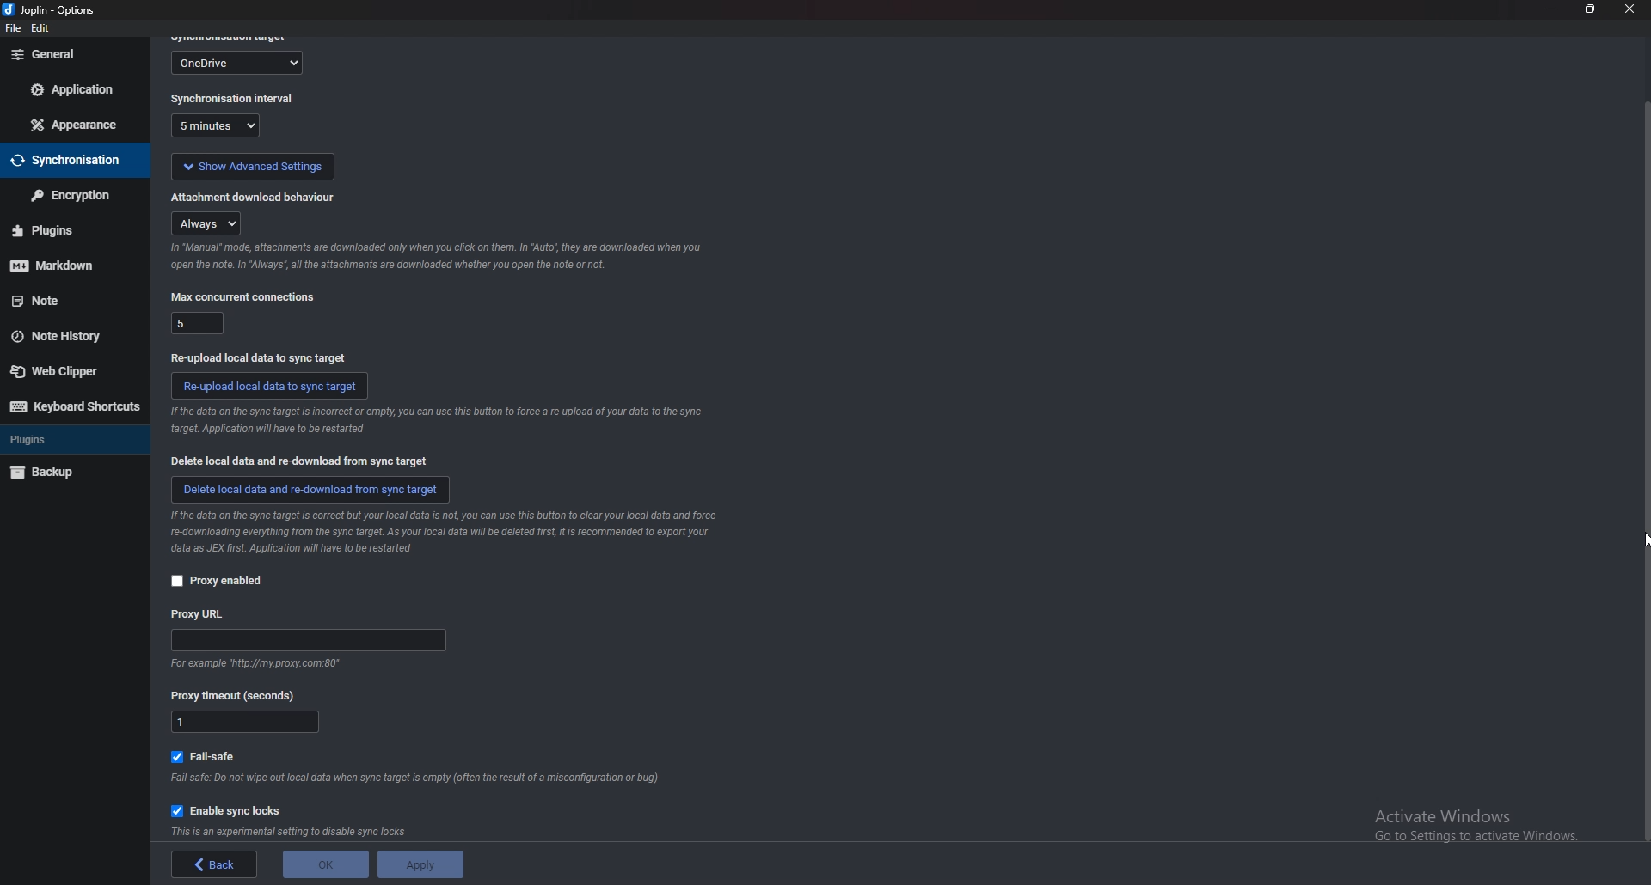 The height and width of the screenshot is (885, 1651). What do you see at coordinates (199, 613) in the screenshot?
I see `proxy url` at bounding box center [199, 613].